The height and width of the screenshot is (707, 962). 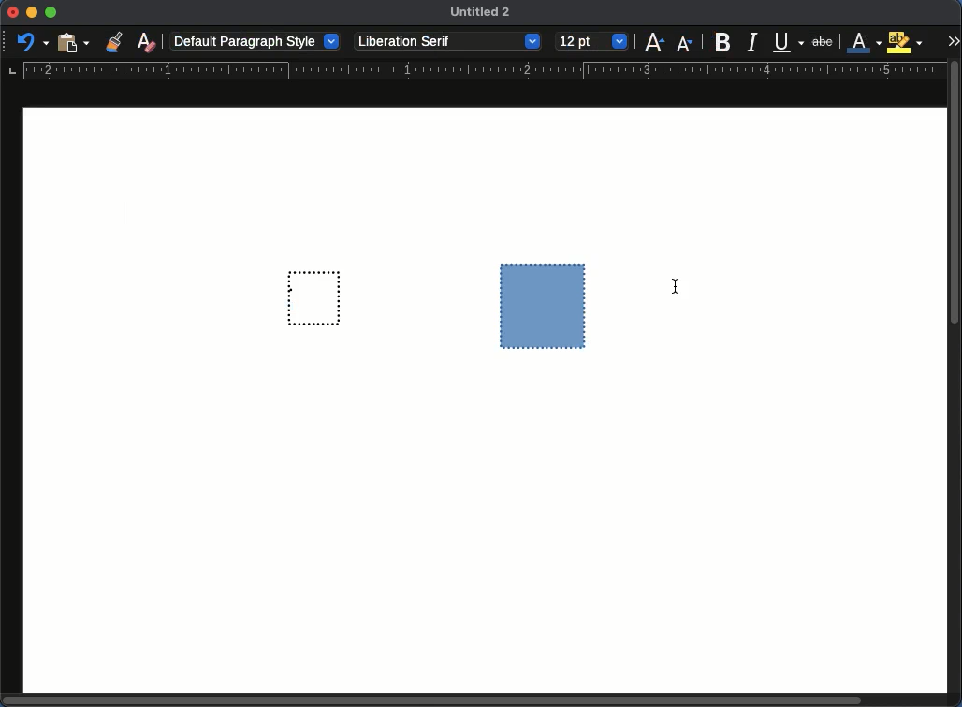 What do you see at coordinates (905, 41) in the screenshot?
I see `highlight color` at bounding box center [905, 41].